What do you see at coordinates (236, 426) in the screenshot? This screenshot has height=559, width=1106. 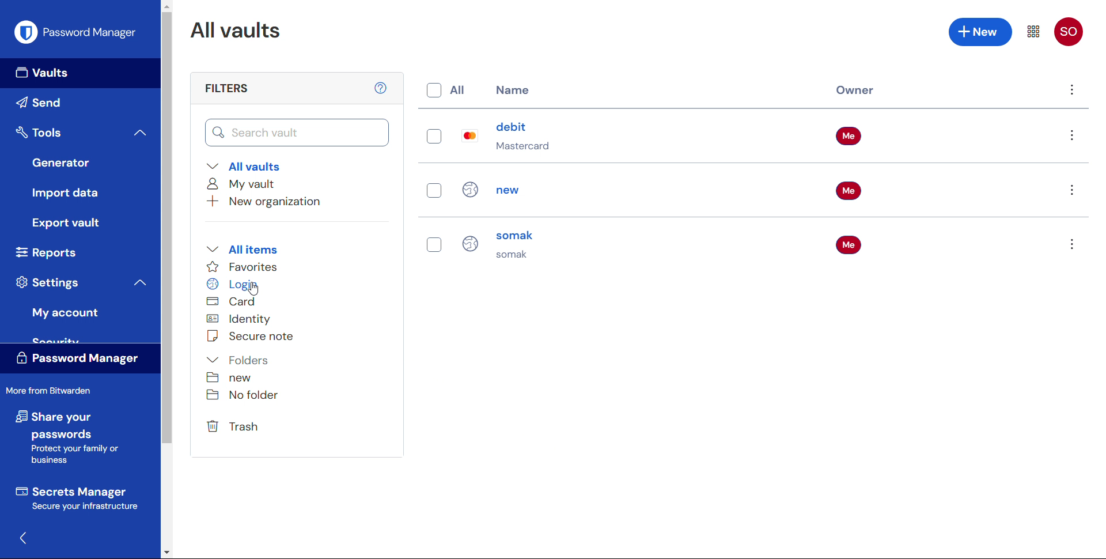 I see `Trash ` at bounding box center [236, 426].